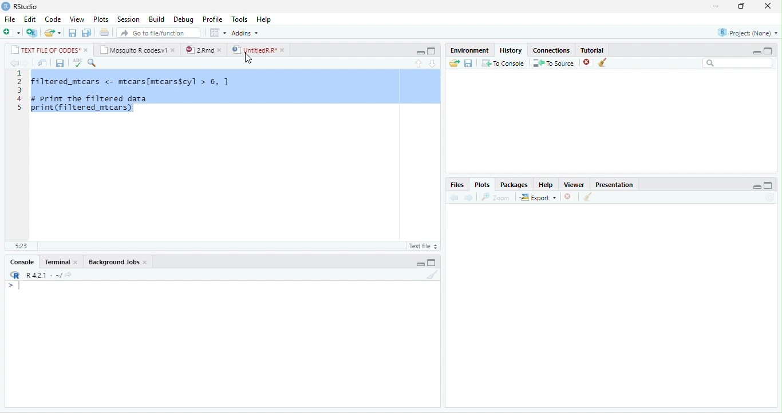 This screenshot has width=782, height=413. What do you see at coordinates (546, 185) in the screenshot?
I see `Help` at bounding box center [546, 185].